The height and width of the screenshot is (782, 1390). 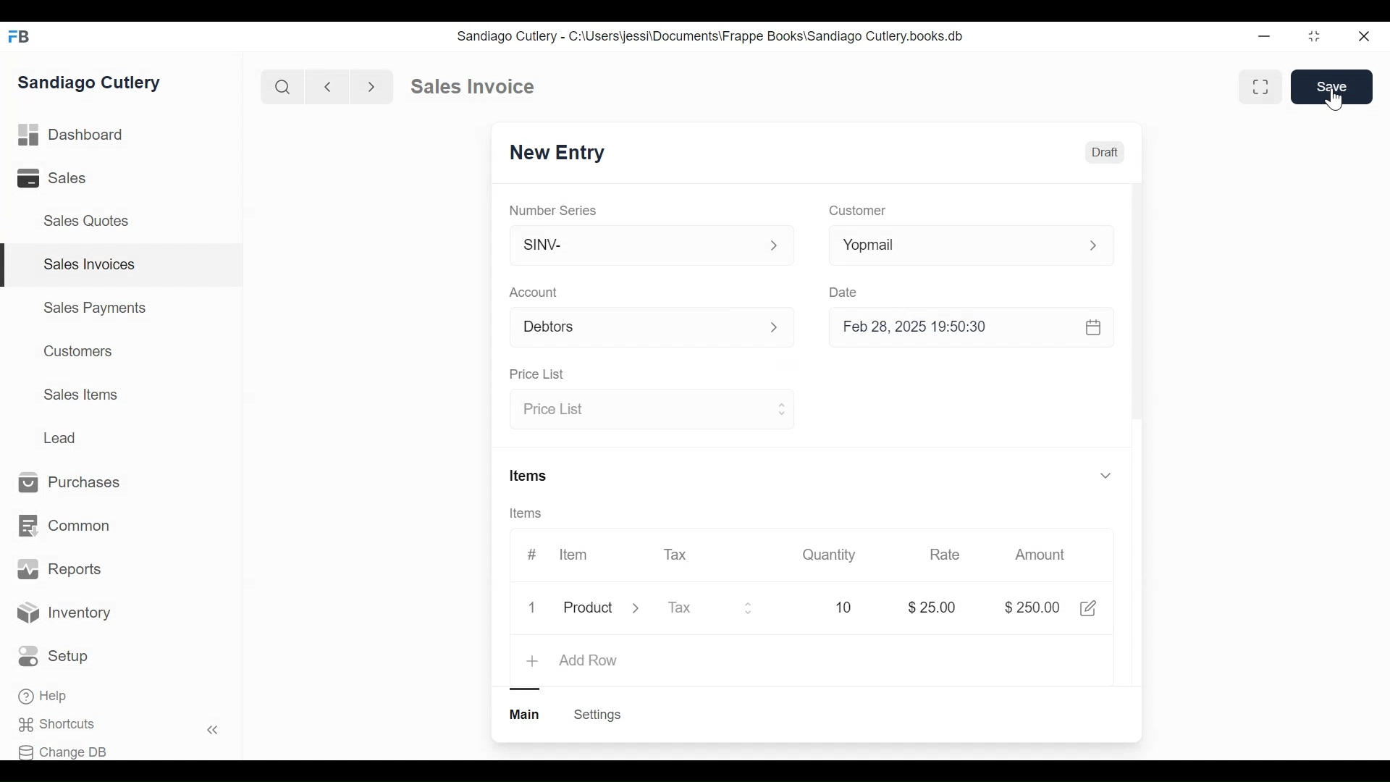 What do you see at coordinates (93, 83) in the screenshot?
I see `Sandiago Cutlery` at bounding box center [93, 83].